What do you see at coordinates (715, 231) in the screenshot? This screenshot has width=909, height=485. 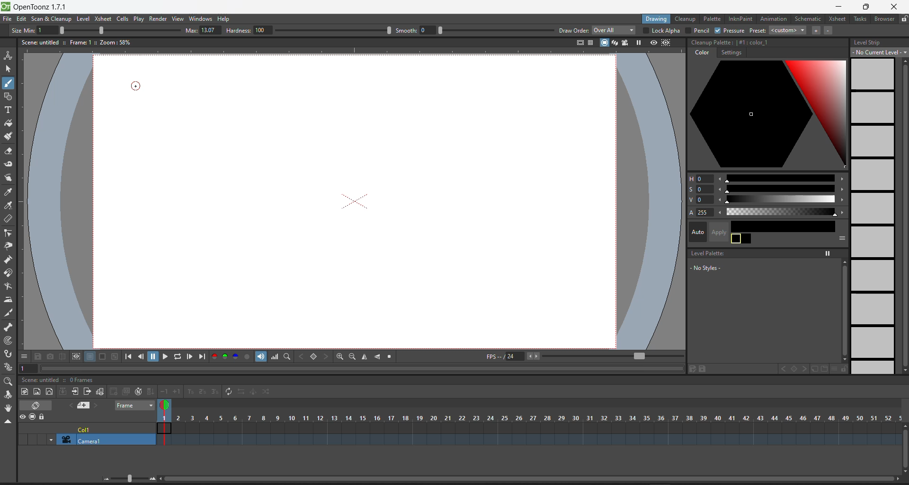 I see `apply` at bounding box center [715, 231].